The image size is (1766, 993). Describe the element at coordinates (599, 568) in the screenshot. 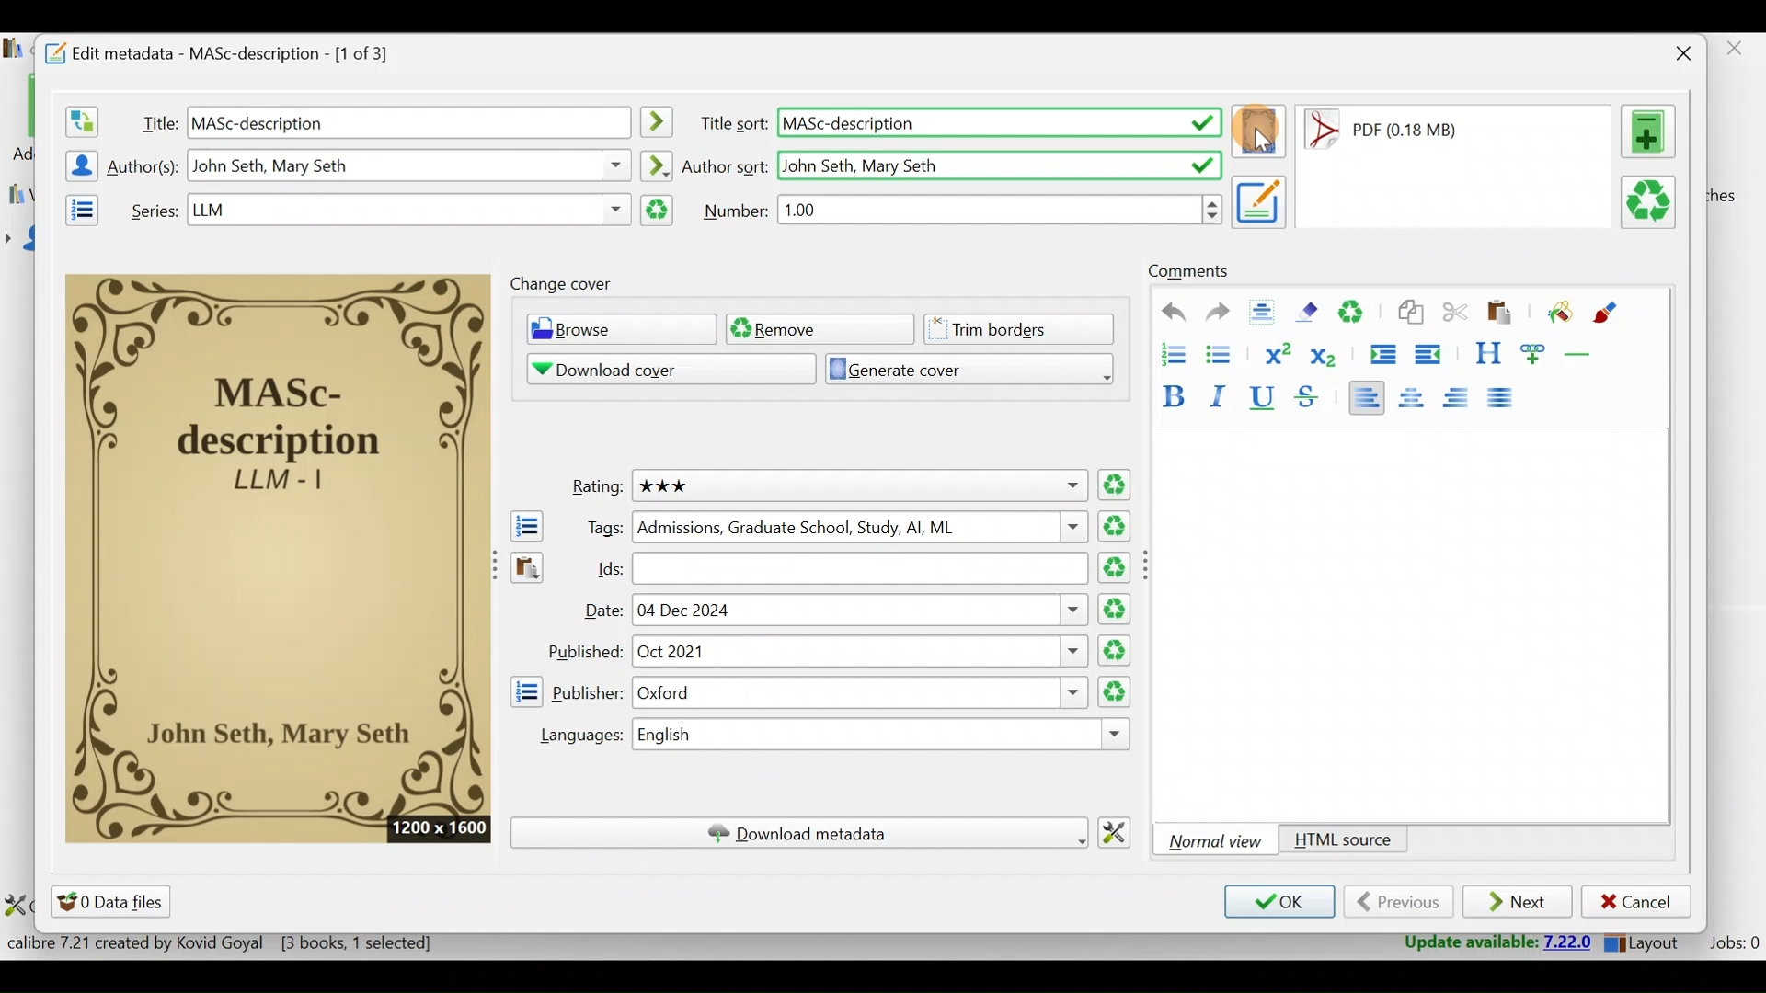

I see `Ids` at that location.